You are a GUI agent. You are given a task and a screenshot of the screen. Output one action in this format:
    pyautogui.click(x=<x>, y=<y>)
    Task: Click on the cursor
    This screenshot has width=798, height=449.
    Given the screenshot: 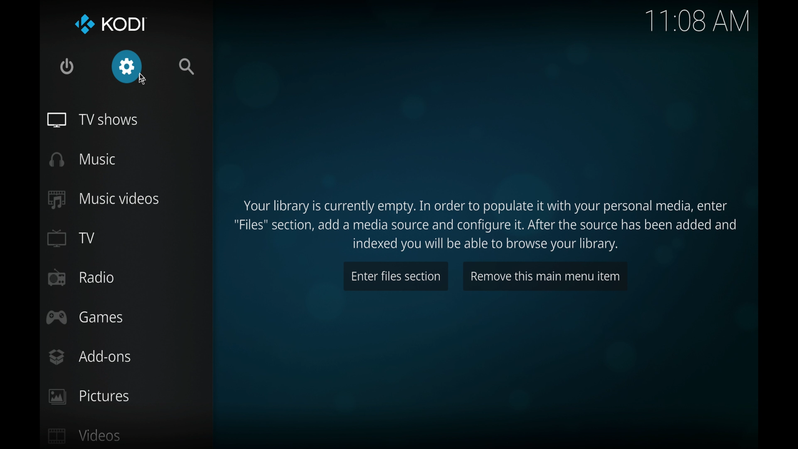 What is the action you would take?
    pyautogui.click(x=143, y=78)
    